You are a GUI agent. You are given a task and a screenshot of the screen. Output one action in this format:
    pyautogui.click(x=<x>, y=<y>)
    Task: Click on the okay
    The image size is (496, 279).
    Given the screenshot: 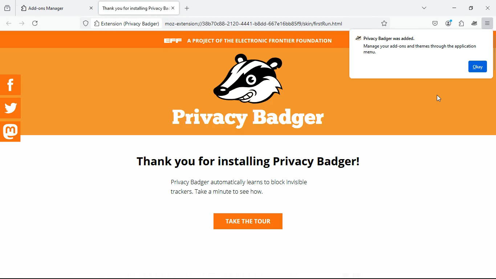 What is the action you would take?
    pyautogui.click(x=478, y=66)
    